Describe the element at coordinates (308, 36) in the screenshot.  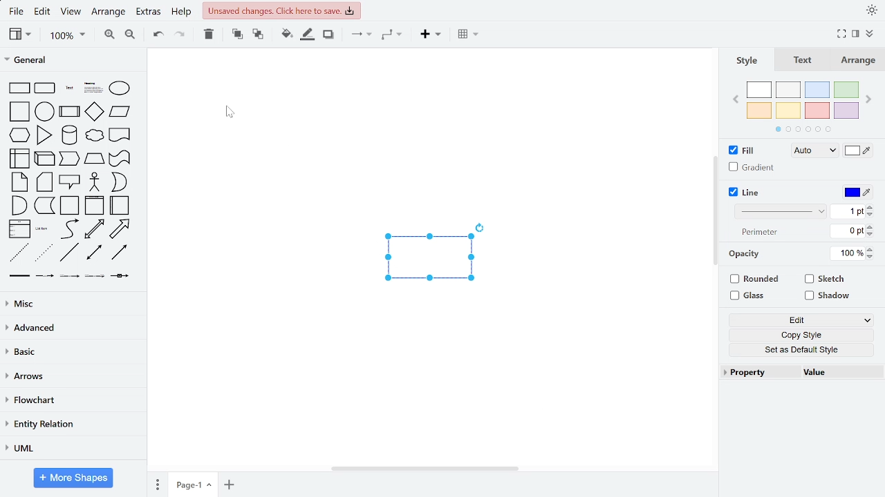
I see `fill line` at that location.